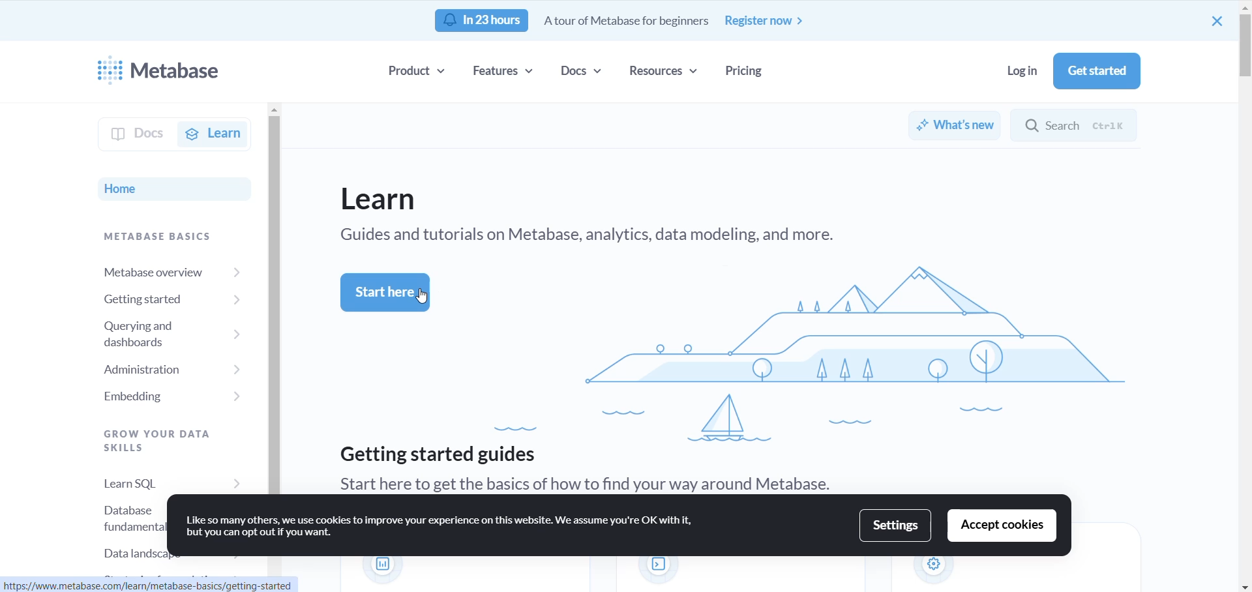  What do you see at coordinates (504, 72) in the screenshot?
I see `features` at bounding box center [504, 72].